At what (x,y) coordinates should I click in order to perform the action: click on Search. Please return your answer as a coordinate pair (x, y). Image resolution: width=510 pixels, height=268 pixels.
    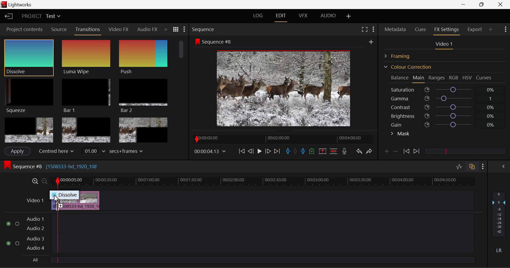
    Looking at the image, I should click on (167, 29).